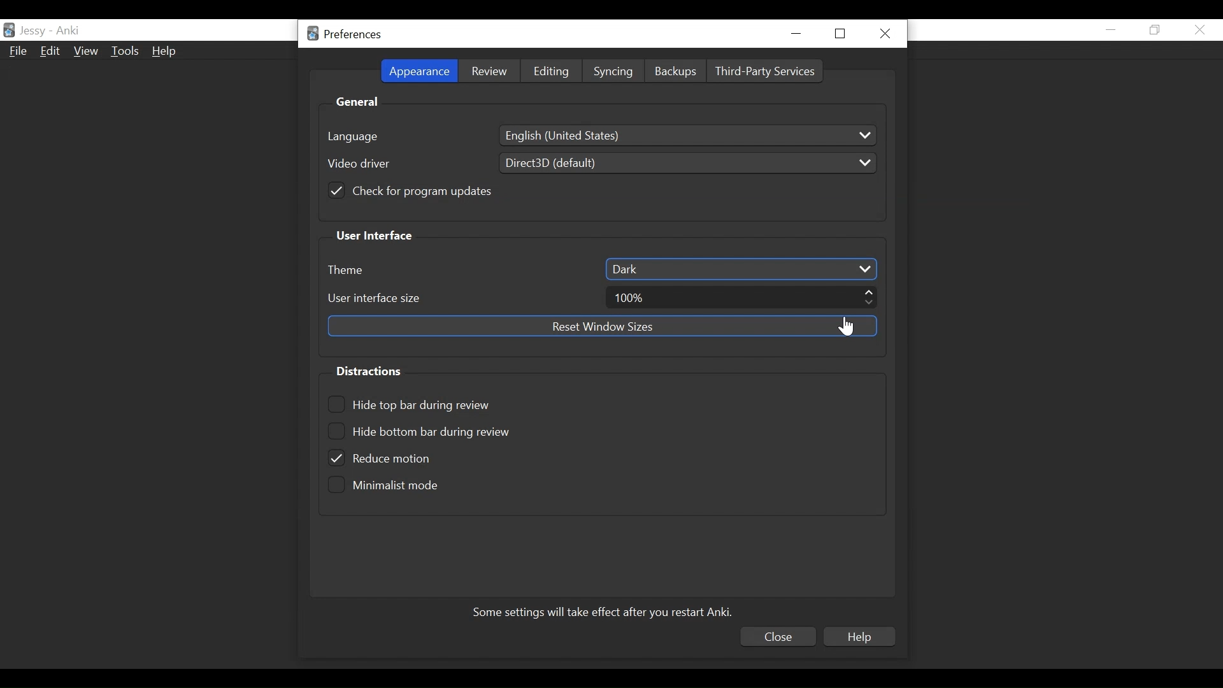 This screenshot has width=1223, height=688. What do you see at coordinates (605, 612) in the screenshot?
I see `Some settings will take effect after you restart Anki` at bounding box center [605, 612].